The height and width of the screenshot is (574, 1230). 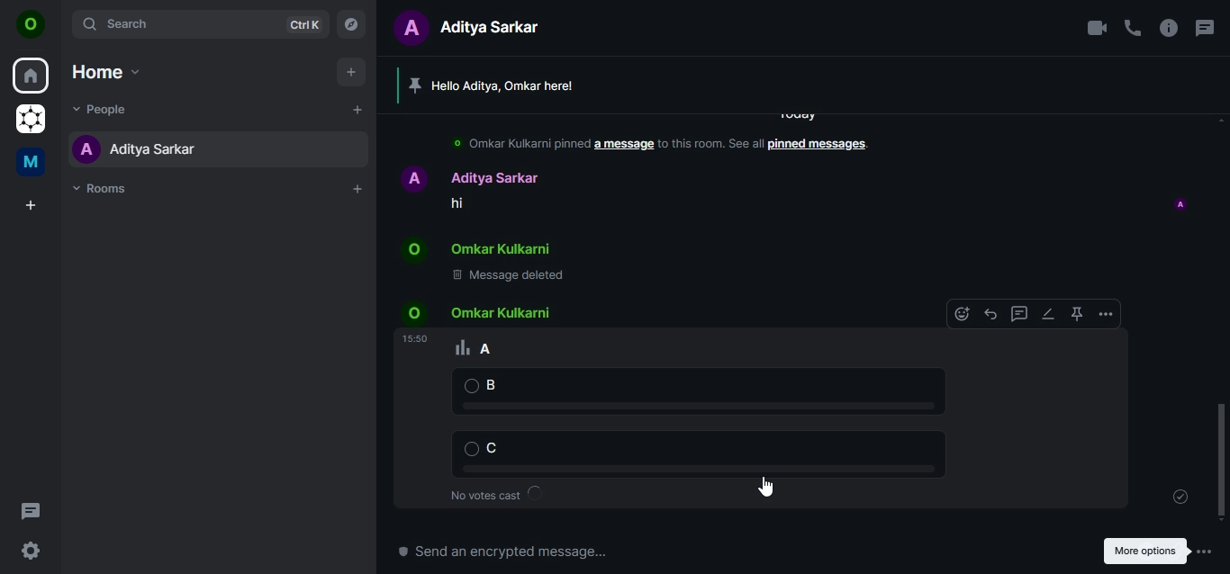 What do you see at coordinates (483, 226) in the screenshot?
I see `Name hi Name © Message deleted` at bounding box center [483, 226].